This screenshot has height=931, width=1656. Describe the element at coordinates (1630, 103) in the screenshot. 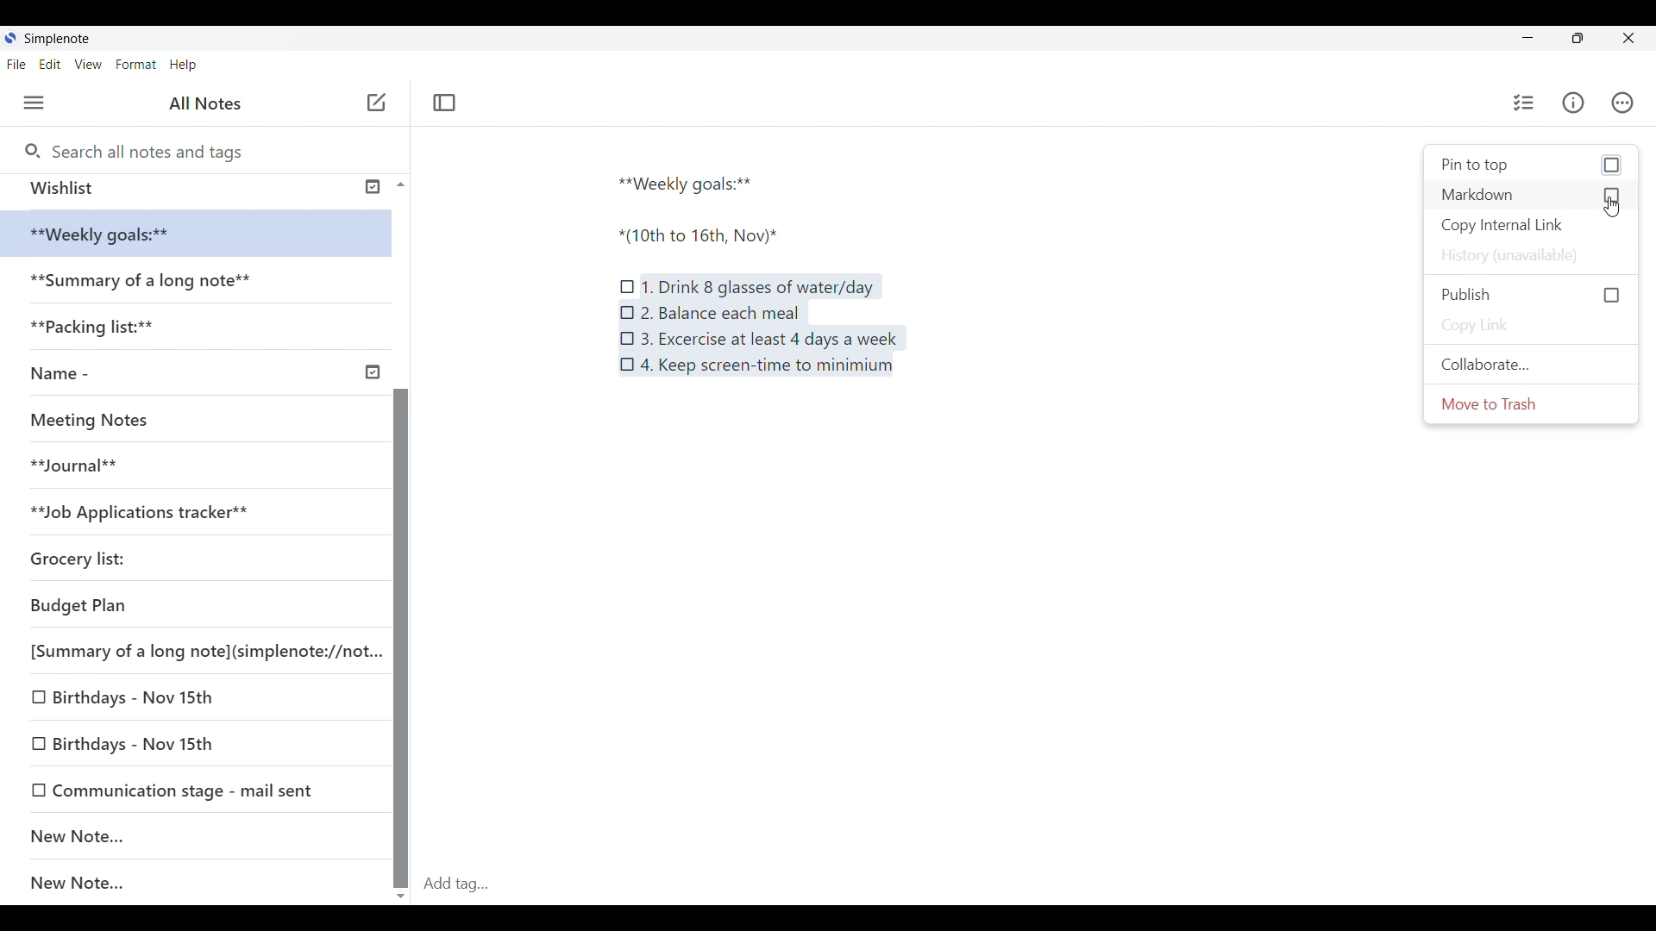

I see `Actions` at that location.